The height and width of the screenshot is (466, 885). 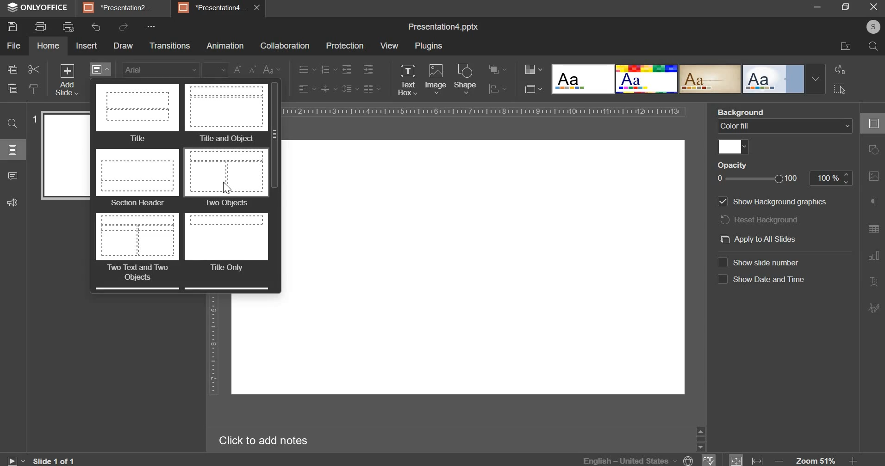 I want to click on opacity slider, so click(x=759, y=179).